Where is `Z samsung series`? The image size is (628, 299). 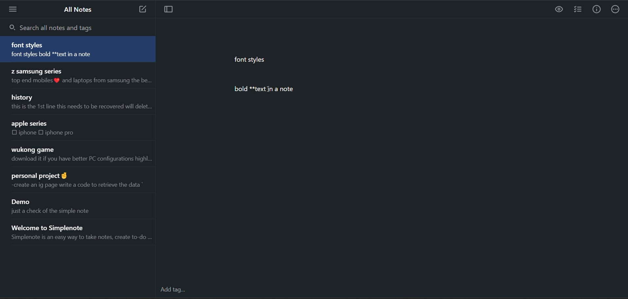
Z samsung series is located at coordinates (36, 71).